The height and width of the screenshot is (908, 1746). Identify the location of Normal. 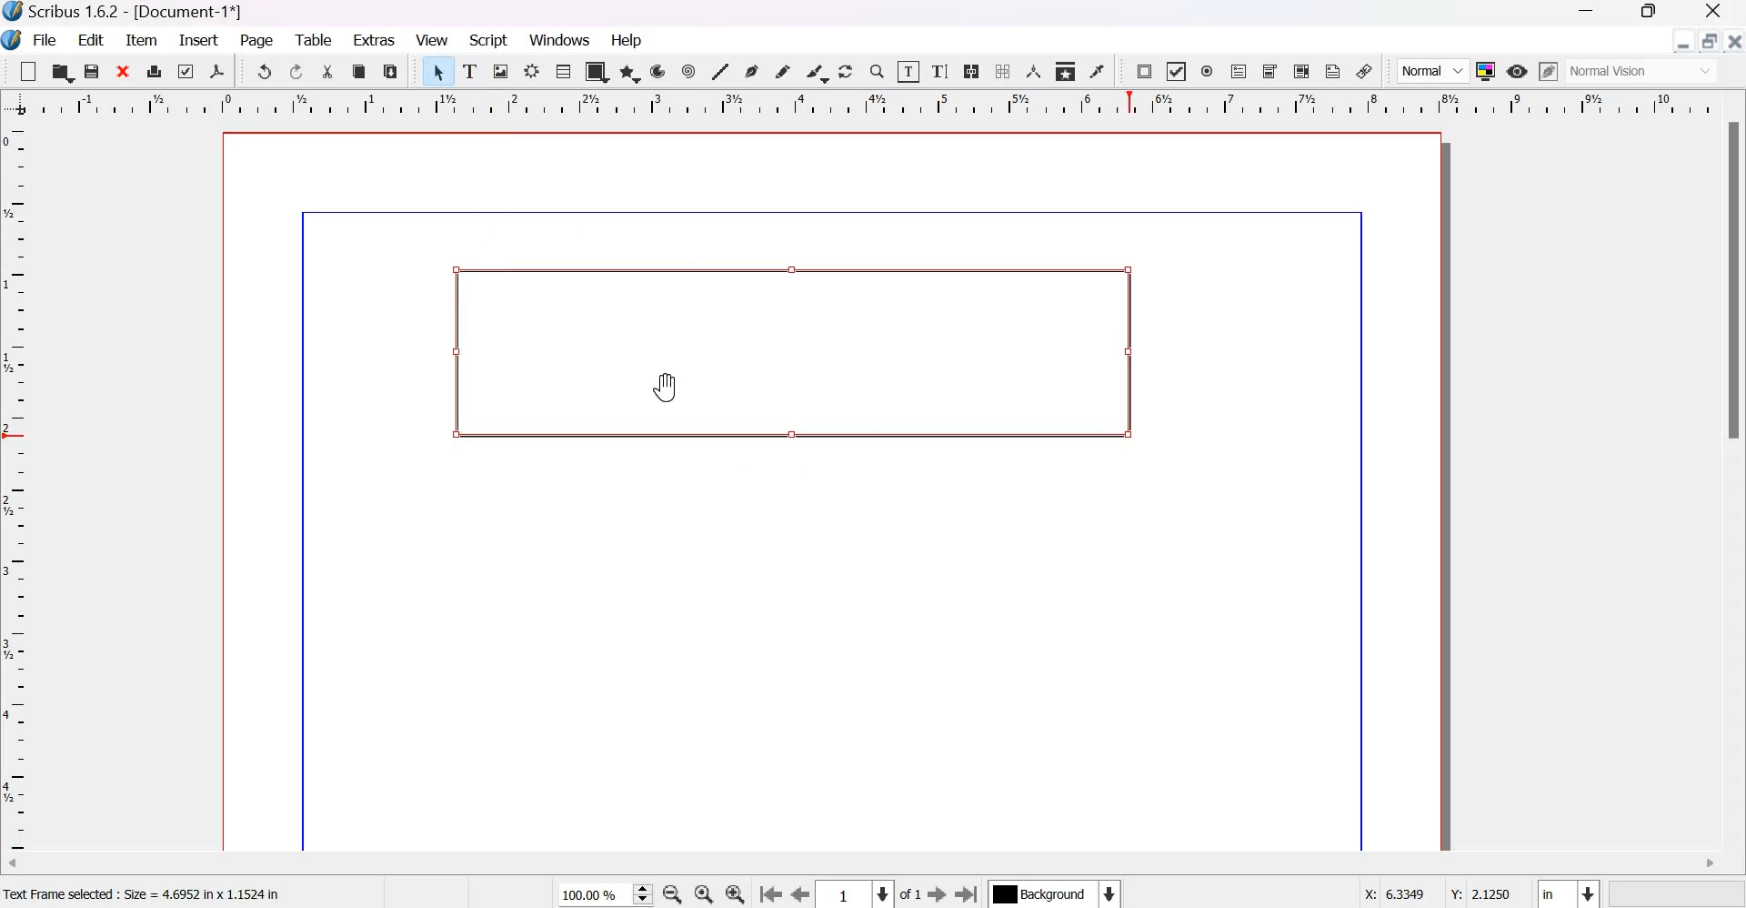
(1433, 71).